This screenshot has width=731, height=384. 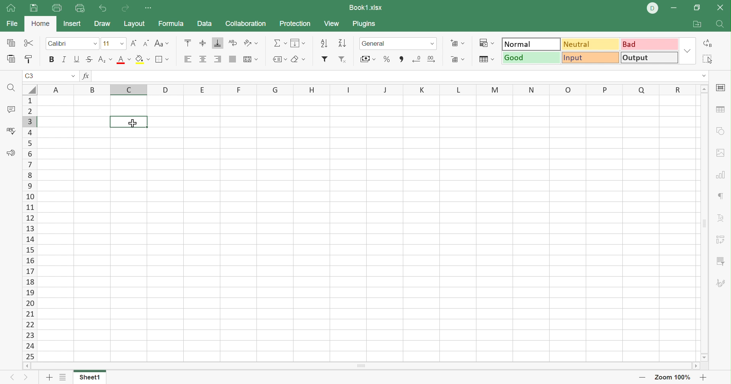 What do you see at coordinates (89, 60) in the screenshot?
I see `Strikethrough` at bounding box center [89, 60].